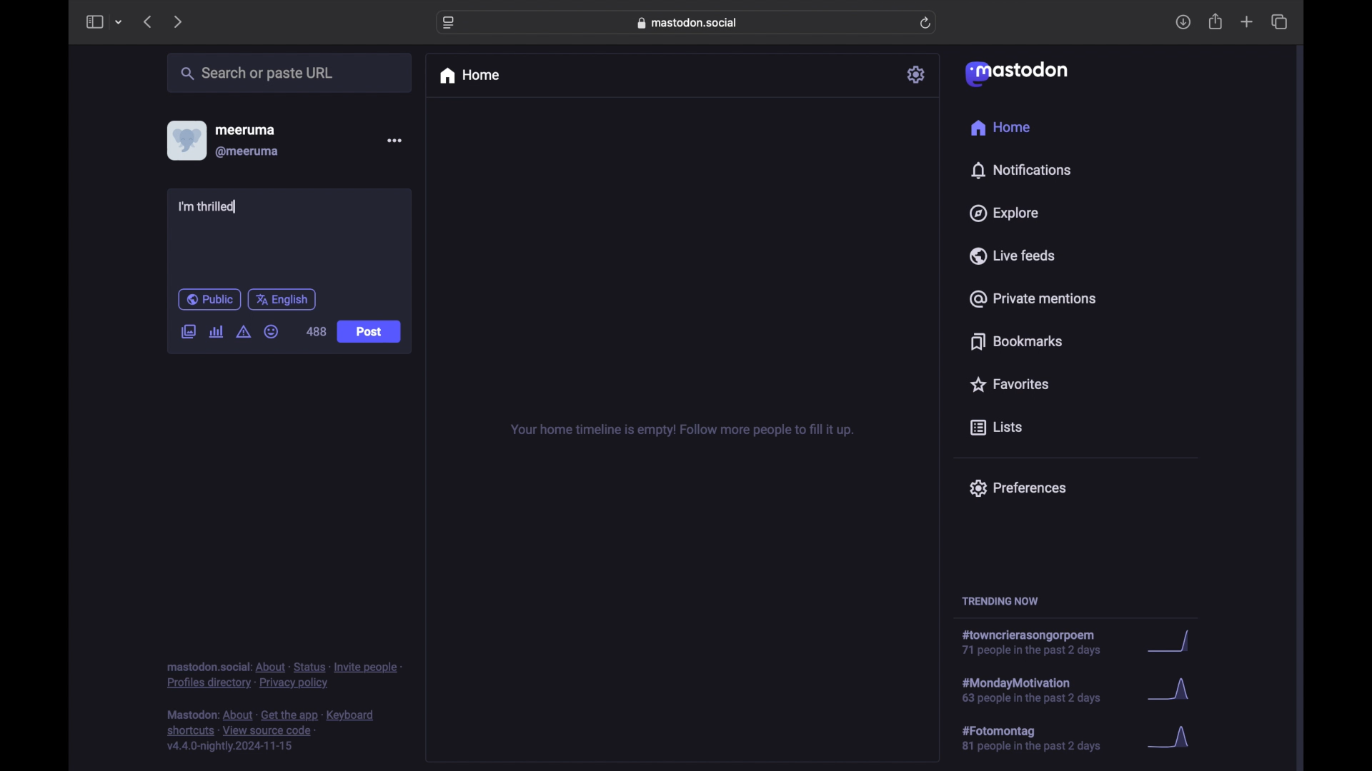 The image size is (1372, 771). Describe the element at coordinates (1045, 689) in the screenshot. I see `hashtag  trend` at that location.